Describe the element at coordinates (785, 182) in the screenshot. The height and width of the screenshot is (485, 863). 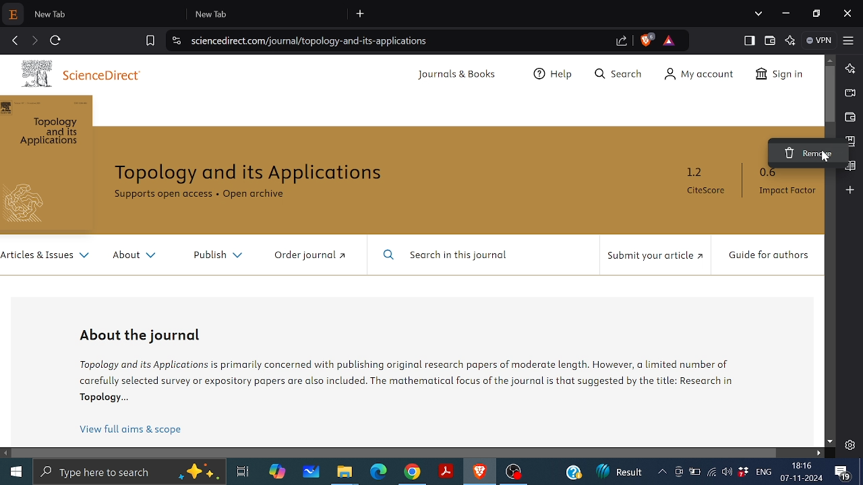
I see `0.6 Impact Factor` at that location.